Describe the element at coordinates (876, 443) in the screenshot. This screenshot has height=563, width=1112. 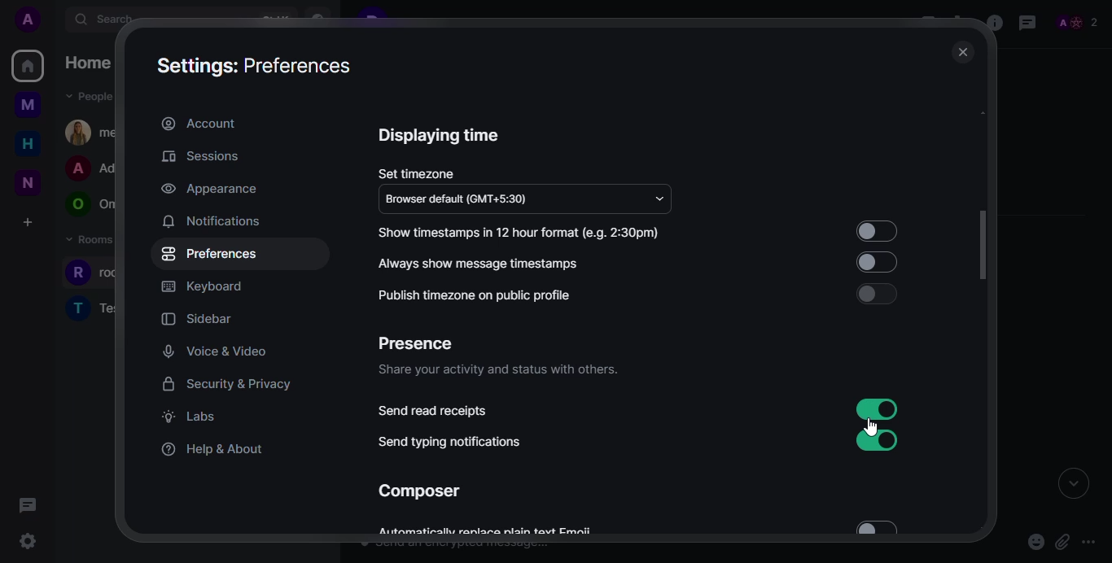
I see `enabled` at that location.